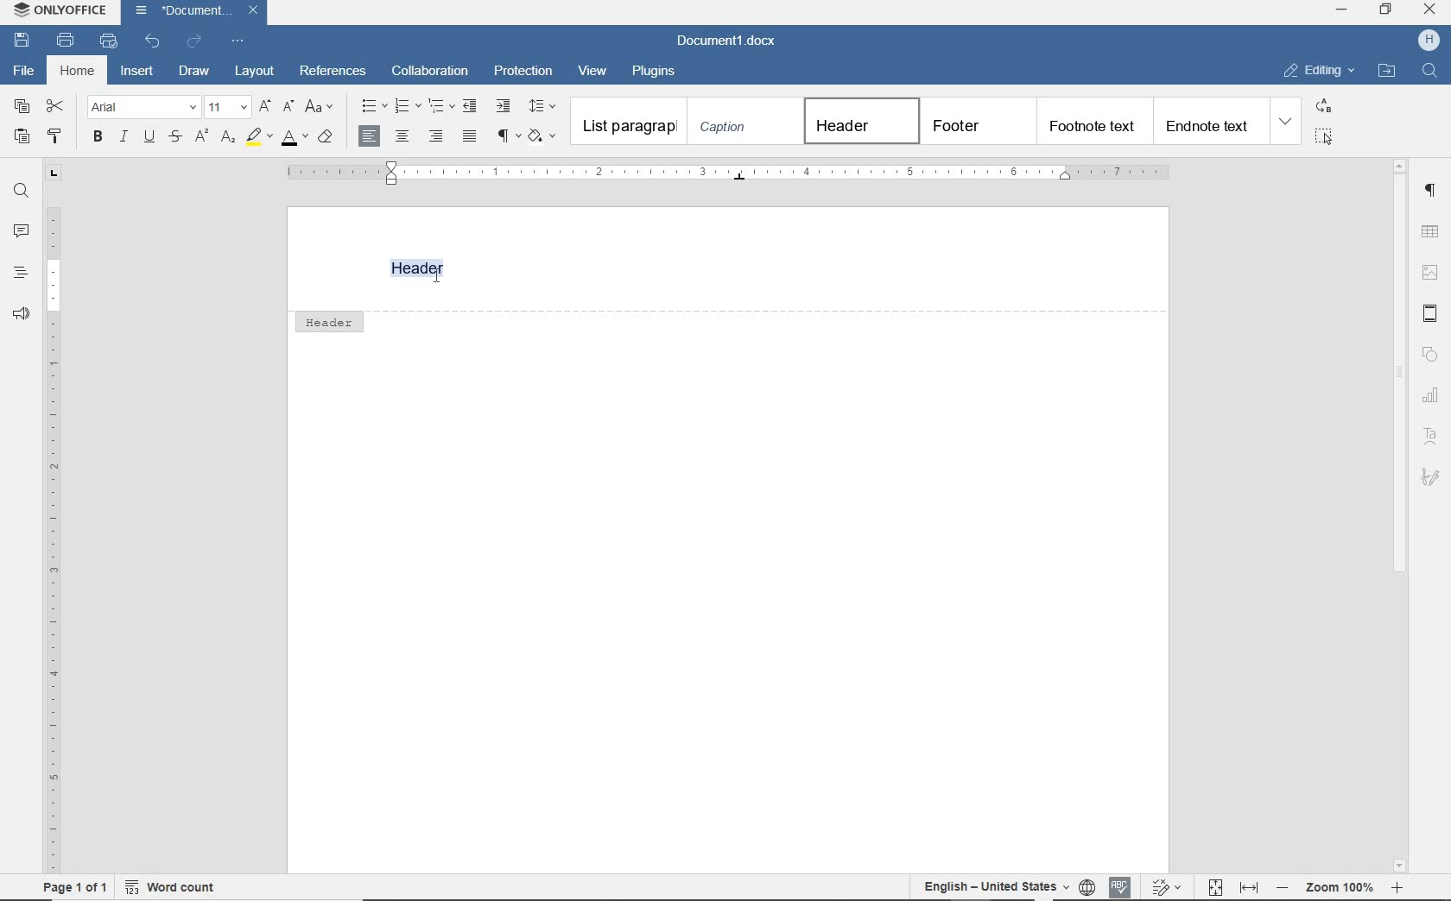 The height and width of the screenshot is (901, 1451). Describe the element at coordinates (721, 173) in the screenshot. I see `ruler` at that location.